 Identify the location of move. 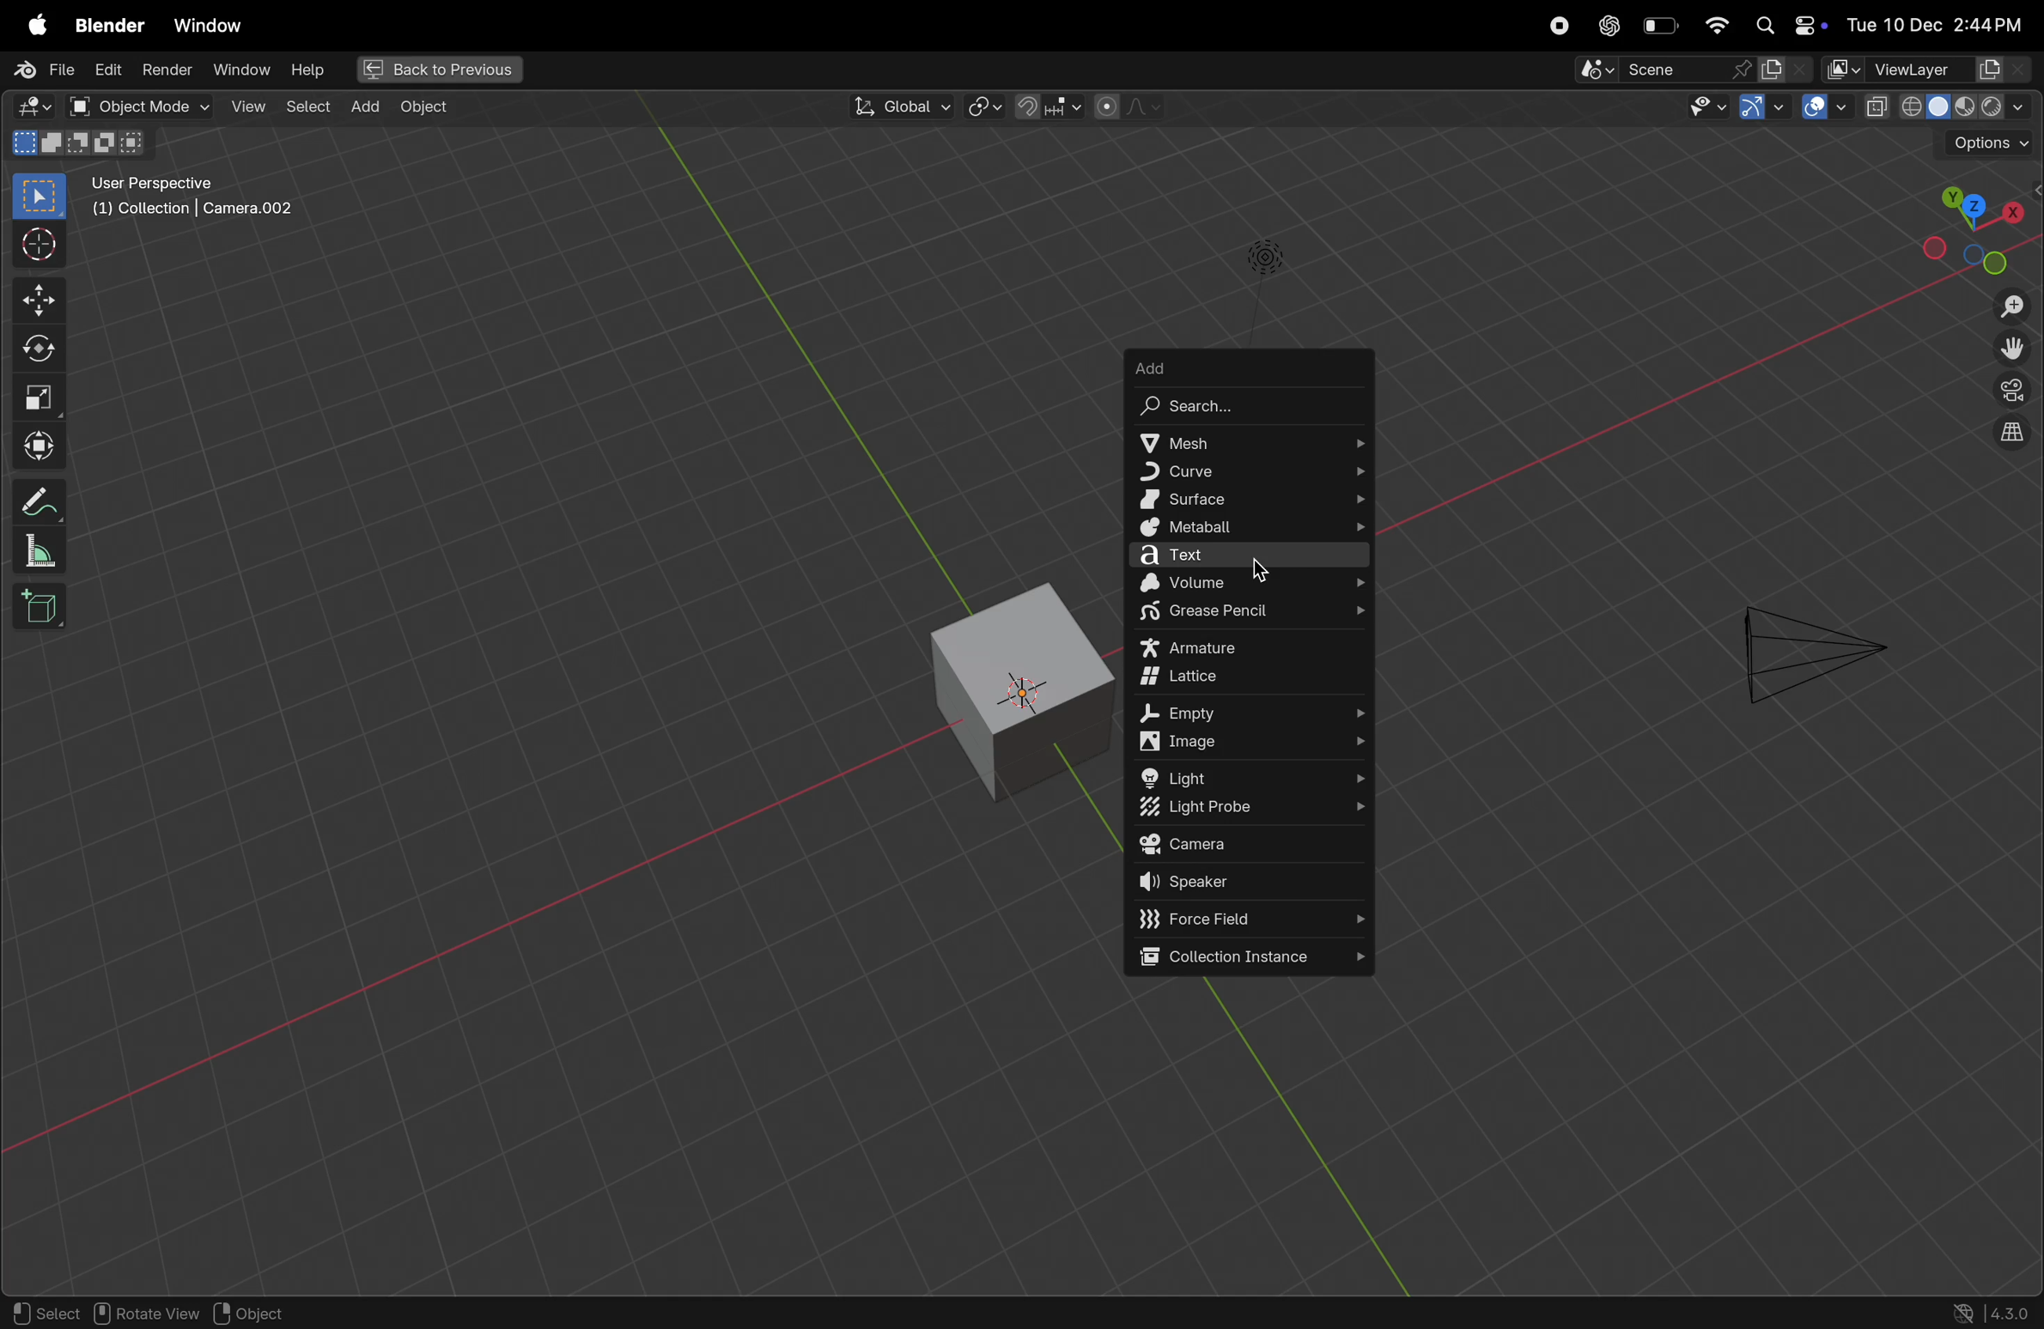
(33, 297).